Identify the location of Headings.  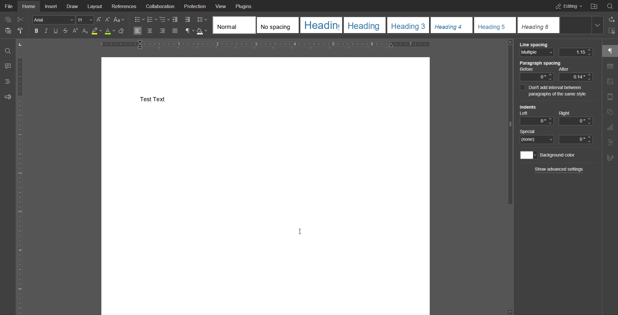
(7, 81).